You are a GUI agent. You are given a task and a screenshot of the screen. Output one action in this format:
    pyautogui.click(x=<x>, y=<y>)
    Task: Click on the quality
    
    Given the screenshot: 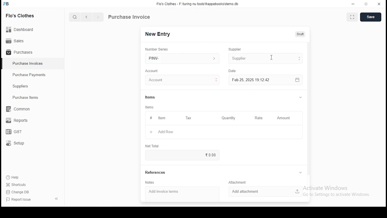 What is the action you would take?
    pyautogui.click(x=229, y=118)
    